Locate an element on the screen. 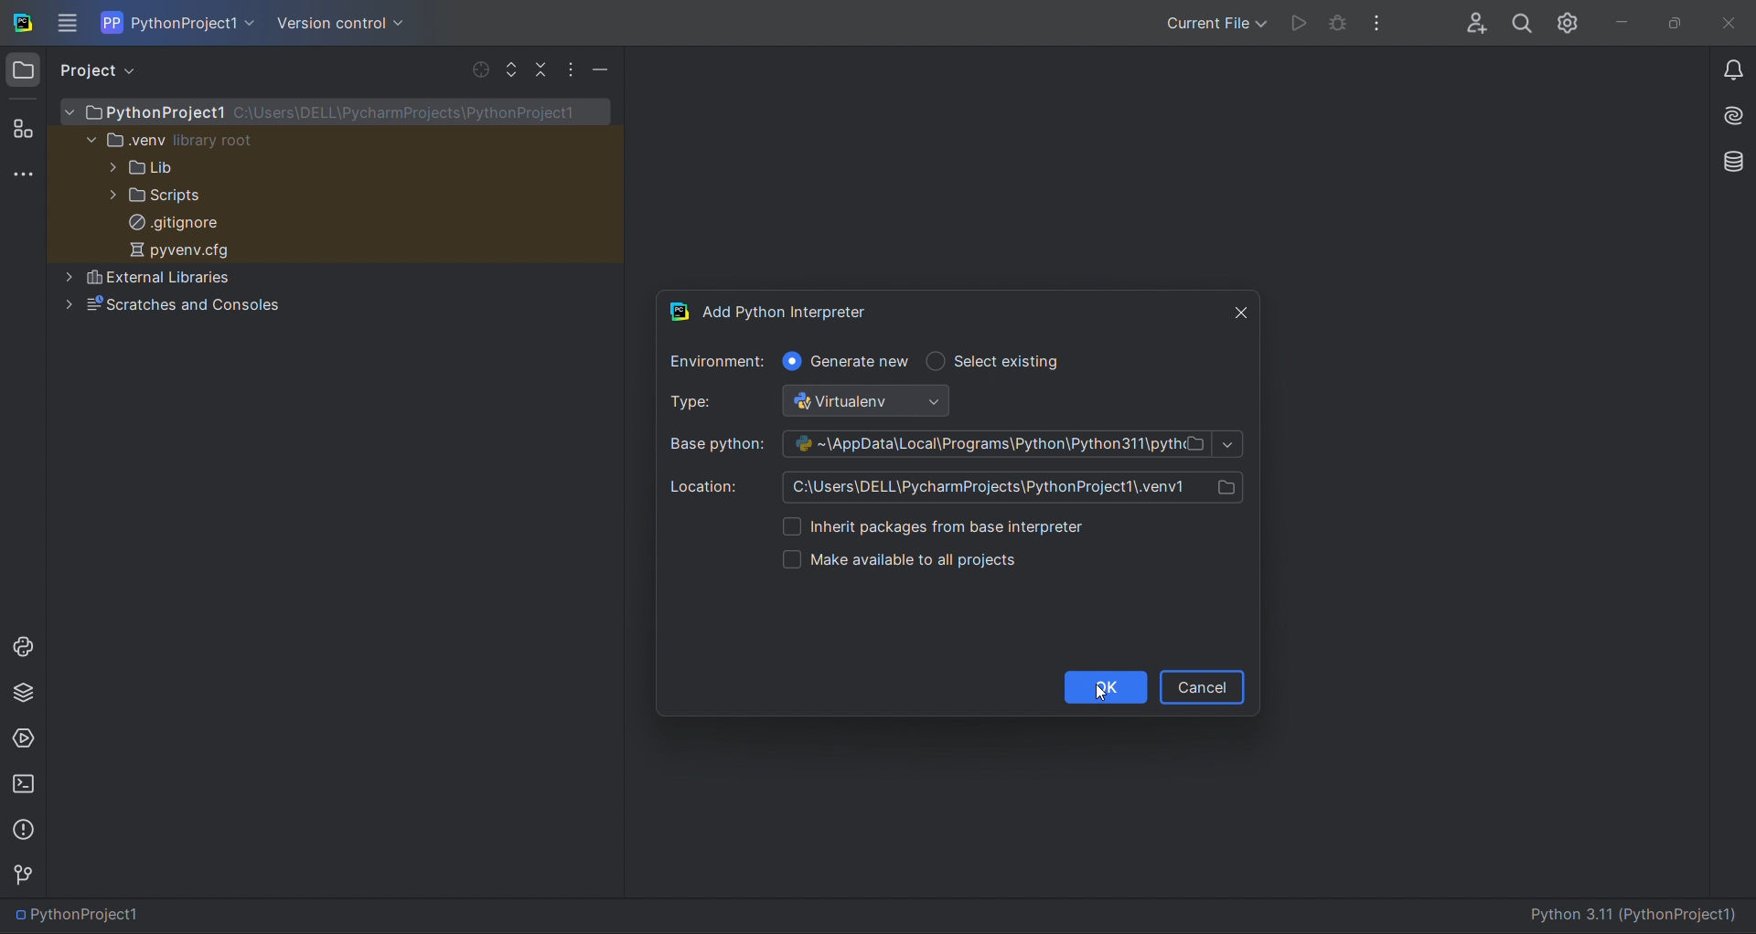 This screenshot has height=934, width=1756. cancel is located at coordinates (1203, 686).